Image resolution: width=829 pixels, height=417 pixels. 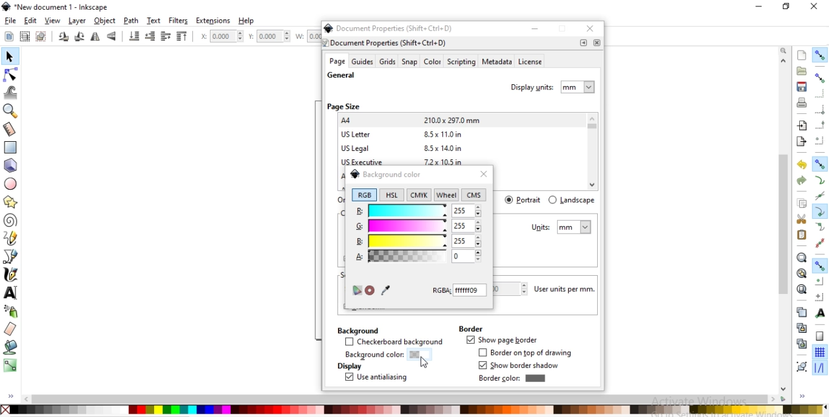 What do you see at coordinates (801, 274) in the screenshot?
I see `zoom to fit drawing` at bounding box center [801, 274].